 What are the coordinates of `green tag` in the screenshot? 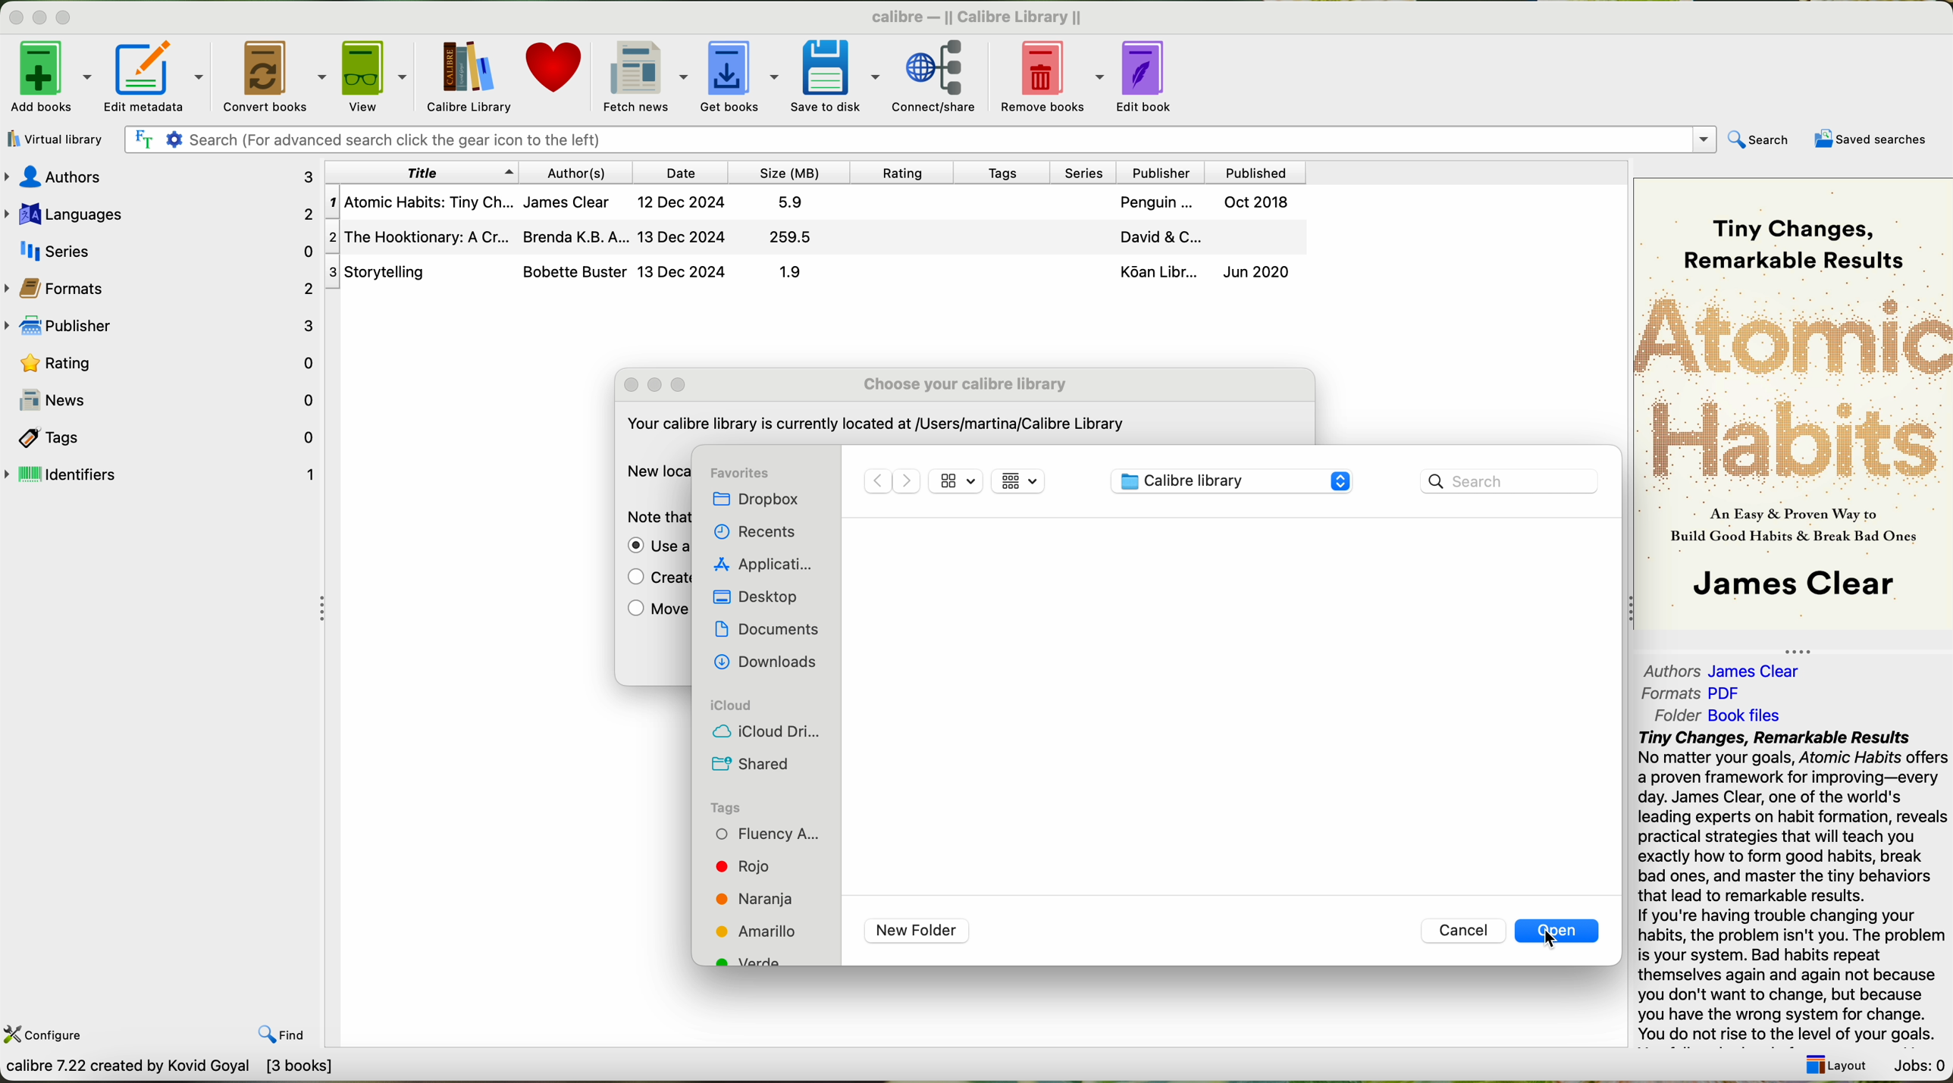 It's located at (753, 959).